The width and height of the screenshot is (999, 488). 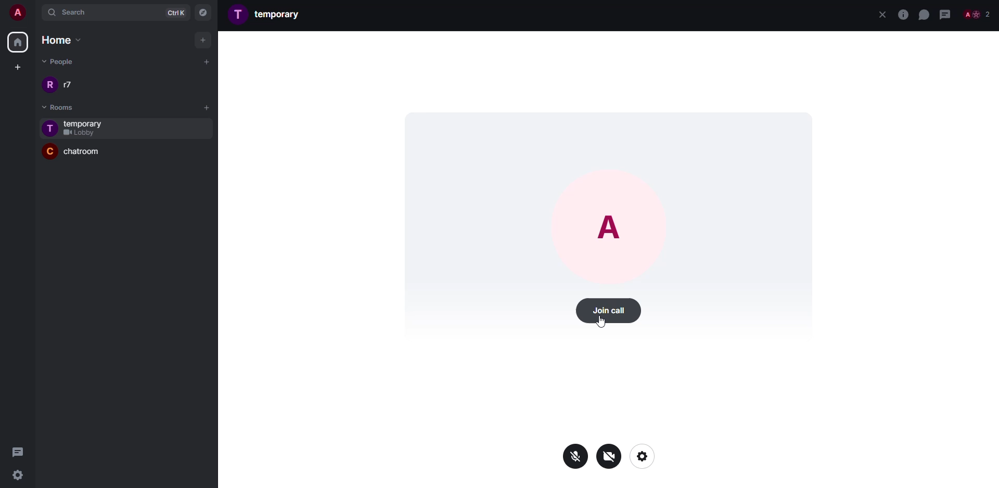 I want to click on profile, so click(x=50, y=129).